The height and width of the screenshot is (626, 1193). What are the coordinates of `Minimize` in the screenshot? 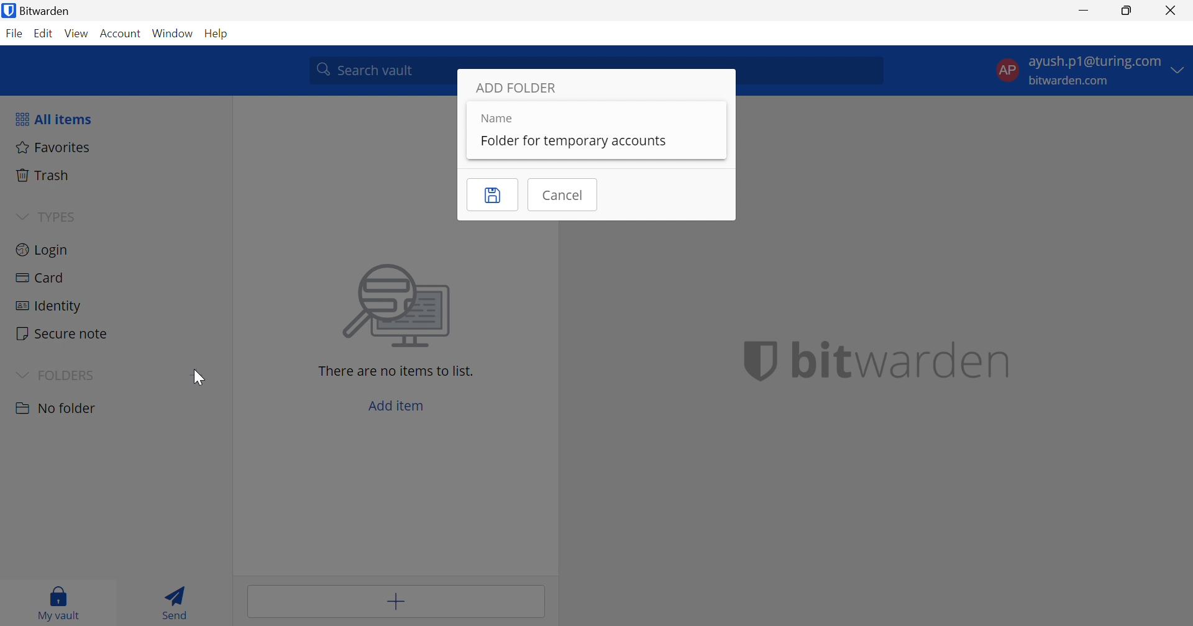 It's located at (1084, 9).